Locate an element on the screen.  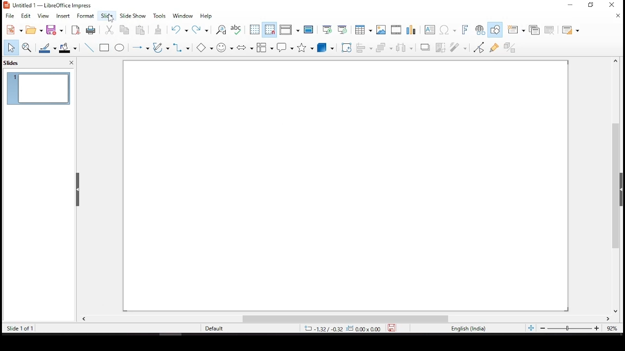
close pane is located at coordinates (77, 190).